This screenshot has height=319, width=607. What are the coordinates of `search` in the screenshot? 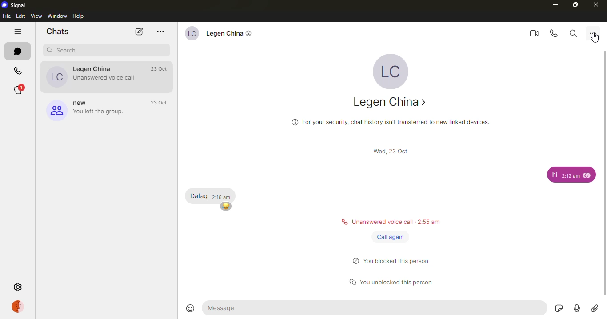 It's located at (67, 50).